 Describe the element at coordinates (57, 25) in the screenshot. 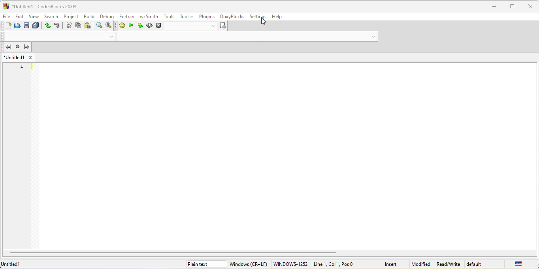

I see `redo` at that location.